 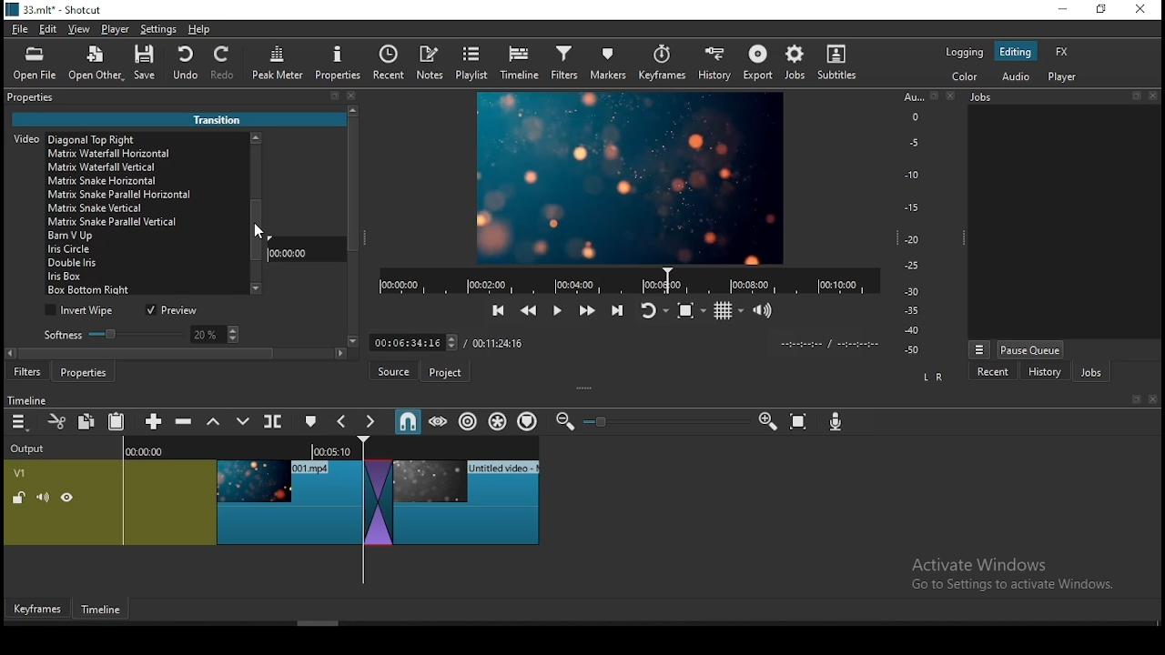 What do you see at coordinates (585, 311) in the screenshot?
I see `play quickly forward` at bounding box center [585, 311].